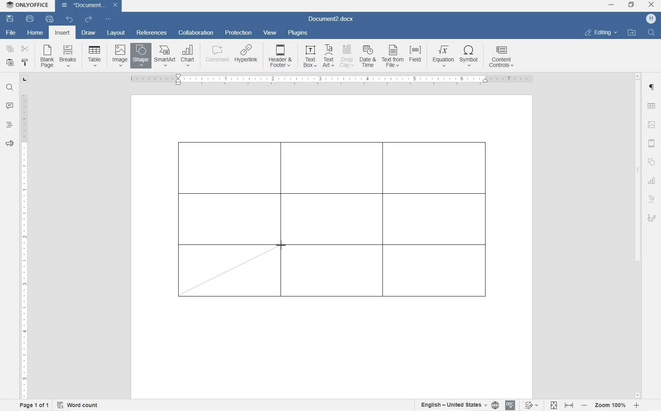 Image resolution: width=661 pixels, height=411 pixels. Describe the element at coordinates (500, 58) in the screenshot. I see `CONTENT CONTROLS` at that location.